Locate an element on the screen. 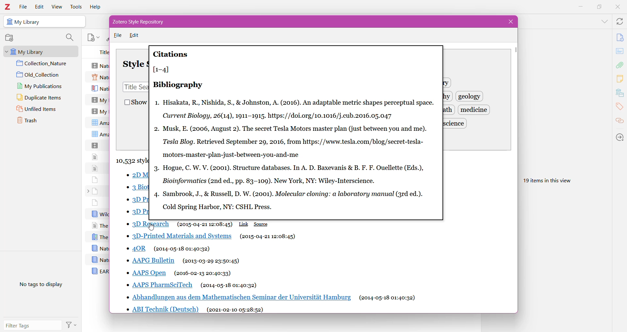  Style 5 is located at coordinates (147, 223).